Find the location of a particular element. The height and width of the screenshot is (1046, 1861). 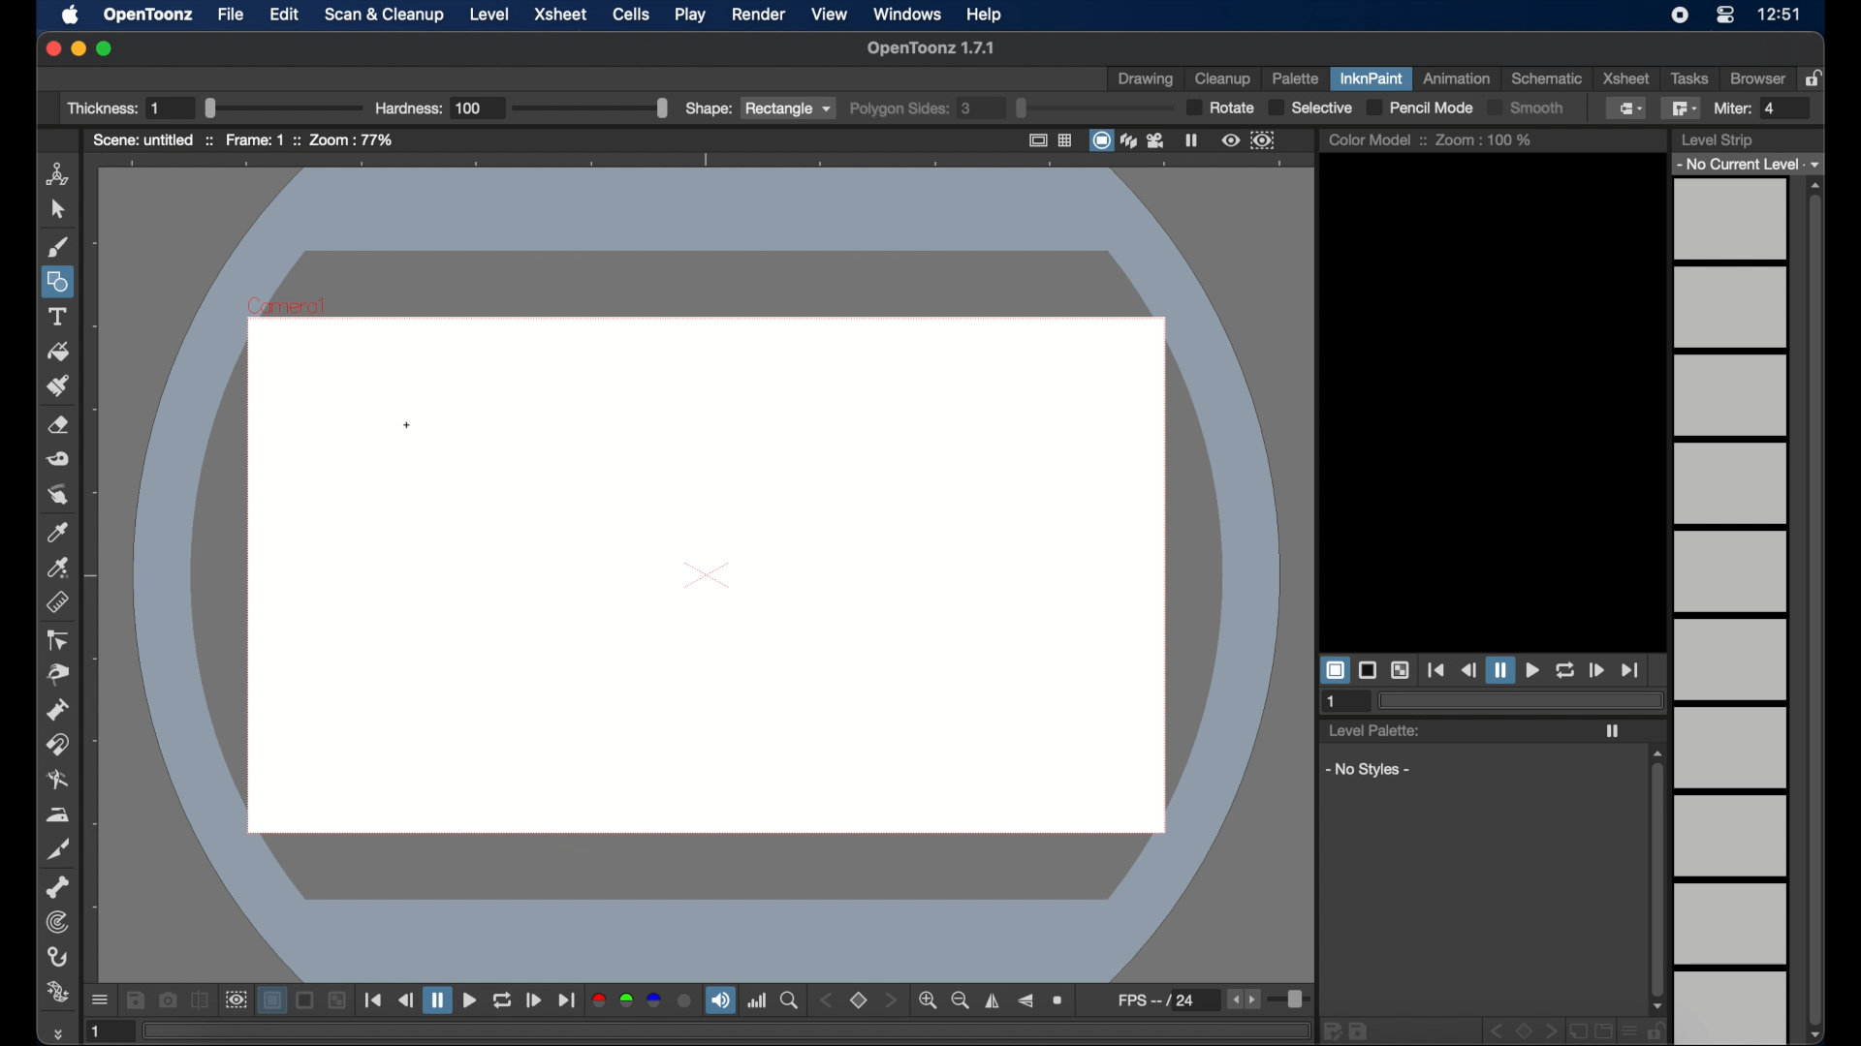

picker tool is located at coordinates (59, 568).